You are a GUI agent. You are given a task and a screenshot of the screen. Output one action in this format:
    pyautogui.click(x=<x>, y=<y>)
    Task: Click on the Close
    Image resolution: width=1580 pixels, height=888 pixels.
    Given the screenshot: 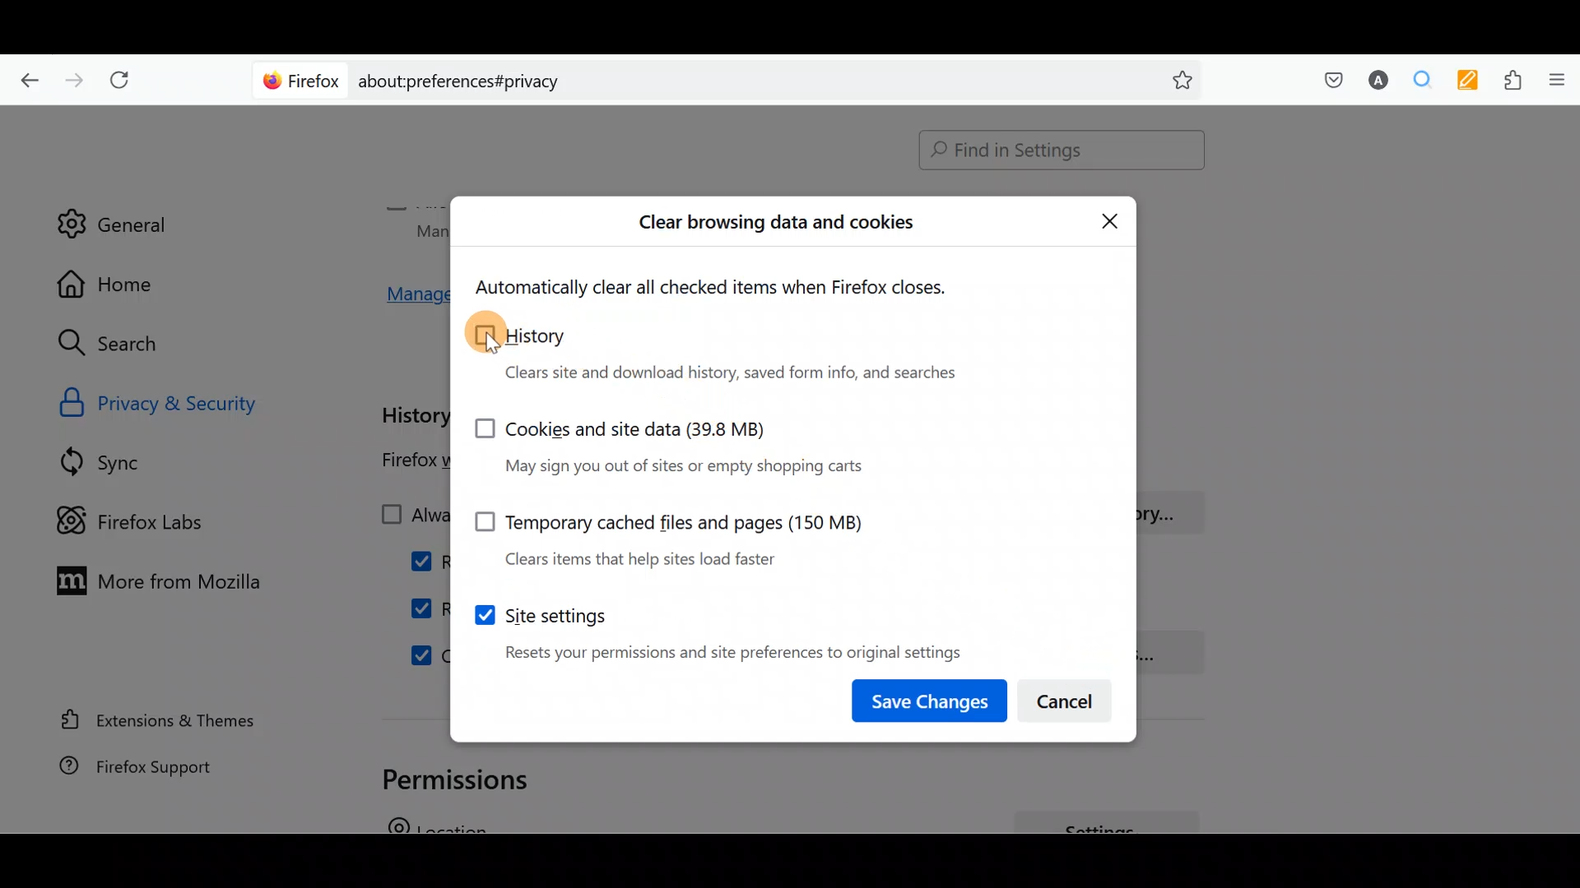 What is the action you would take?
    pyautogui.click(x=1110, y=220)
    